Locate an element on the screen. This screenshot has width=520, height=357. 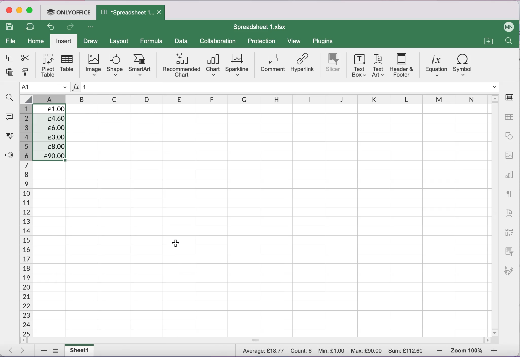
find is located at coordinates (507, 41).